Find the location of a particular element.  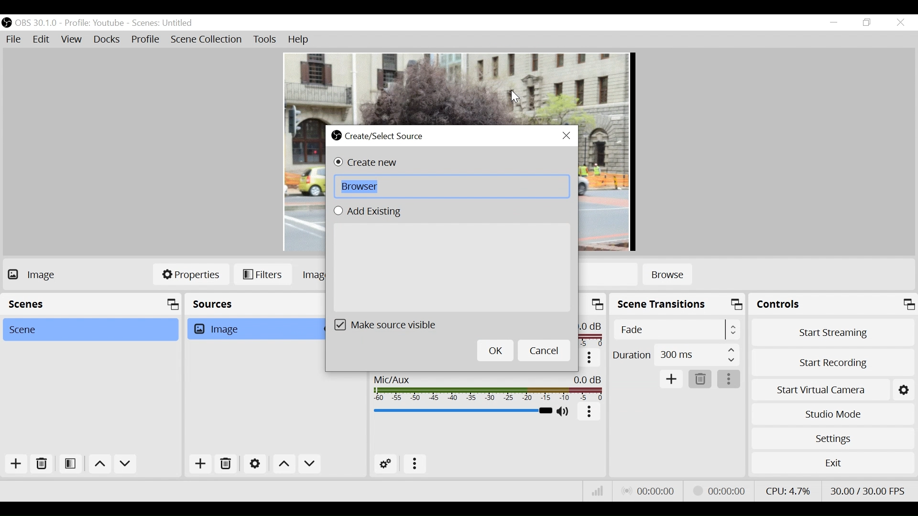

(un)select Add Existing is located at coordinates (366, 211).